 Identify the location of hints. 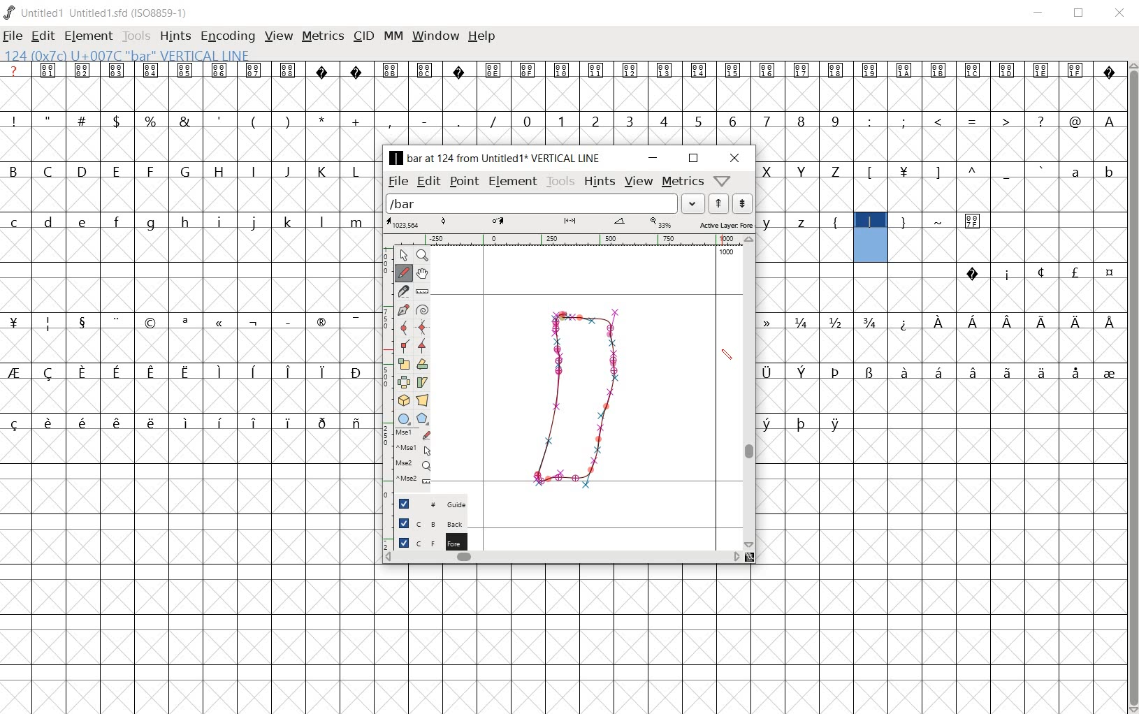
(599, 181).